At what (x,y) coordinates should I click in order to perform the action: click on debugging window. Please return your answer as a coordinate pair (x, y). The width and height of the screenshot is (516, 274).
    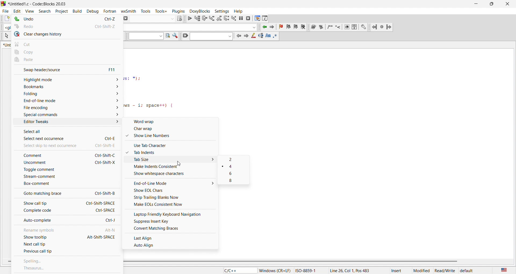
    Looking at the image, I should click on (256, 18).